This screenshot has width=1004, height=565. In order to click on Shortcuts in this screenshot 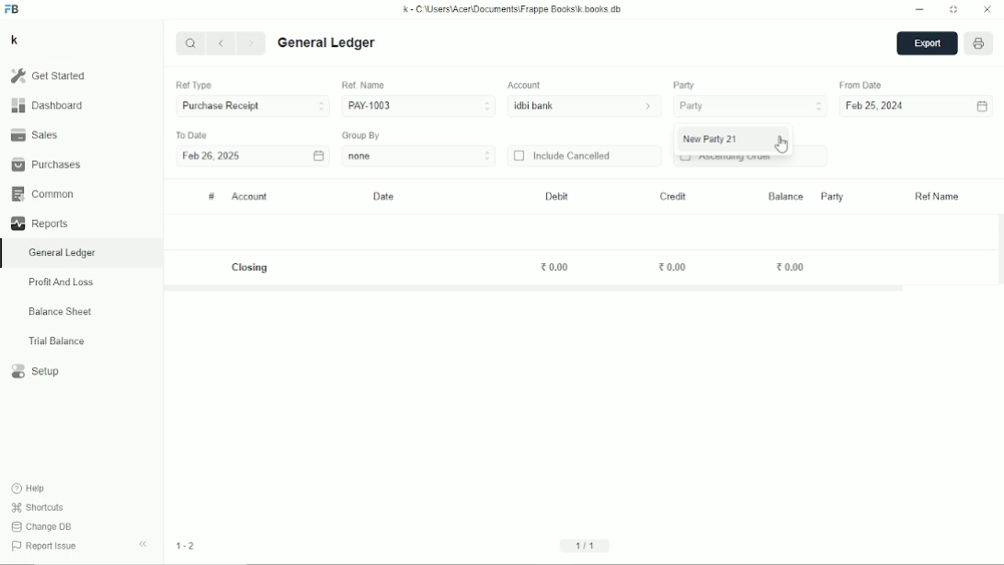, I will do `click(39, 508)`.